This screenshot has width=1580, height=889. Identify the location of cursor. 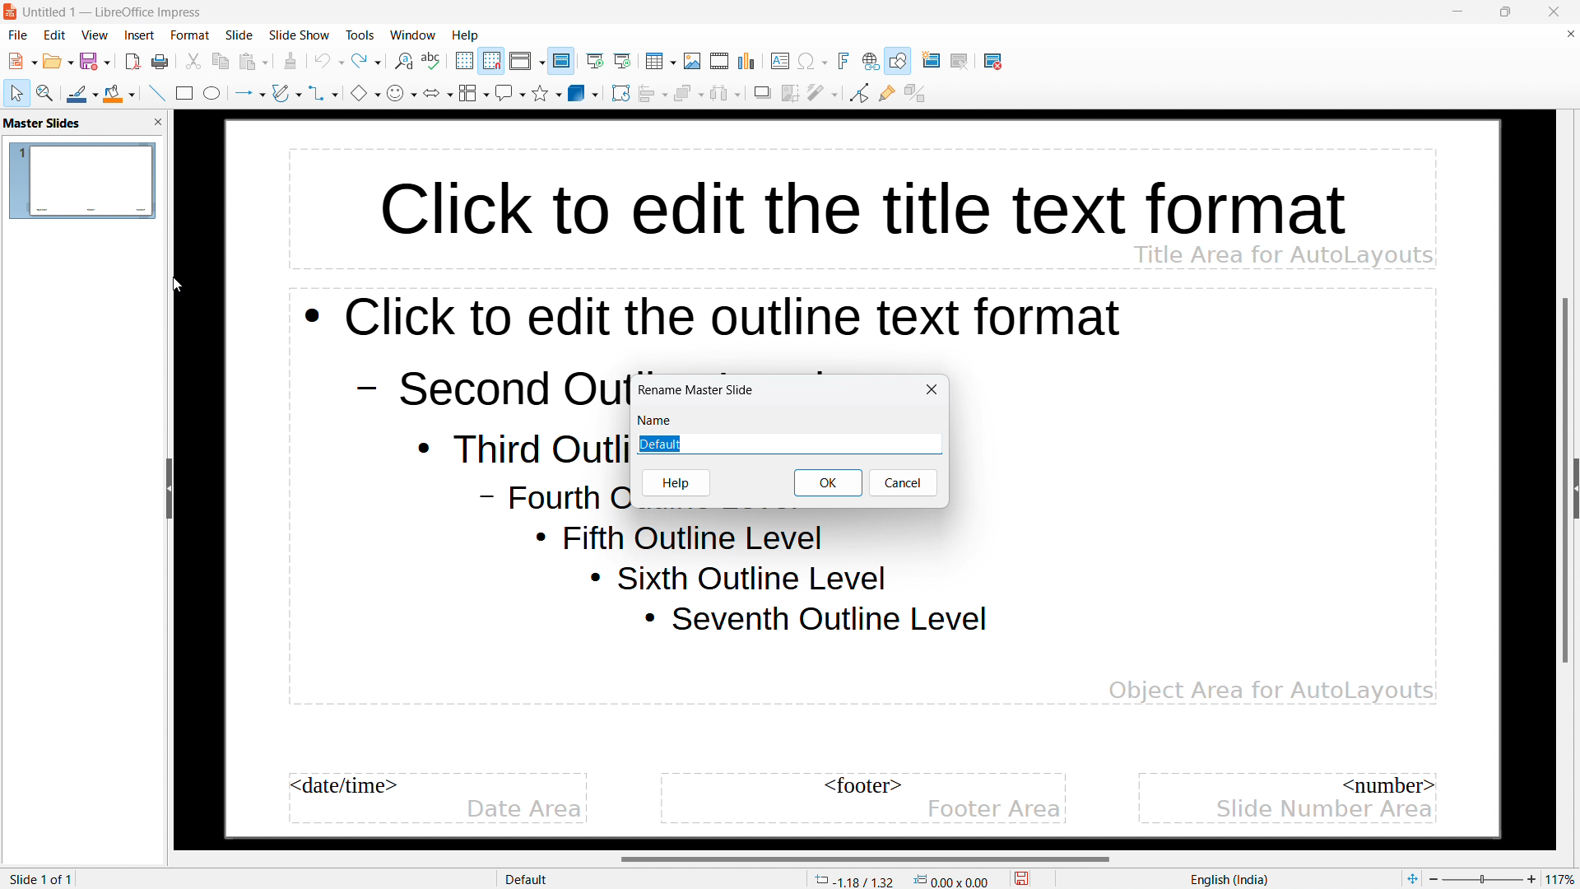
(179, 286).